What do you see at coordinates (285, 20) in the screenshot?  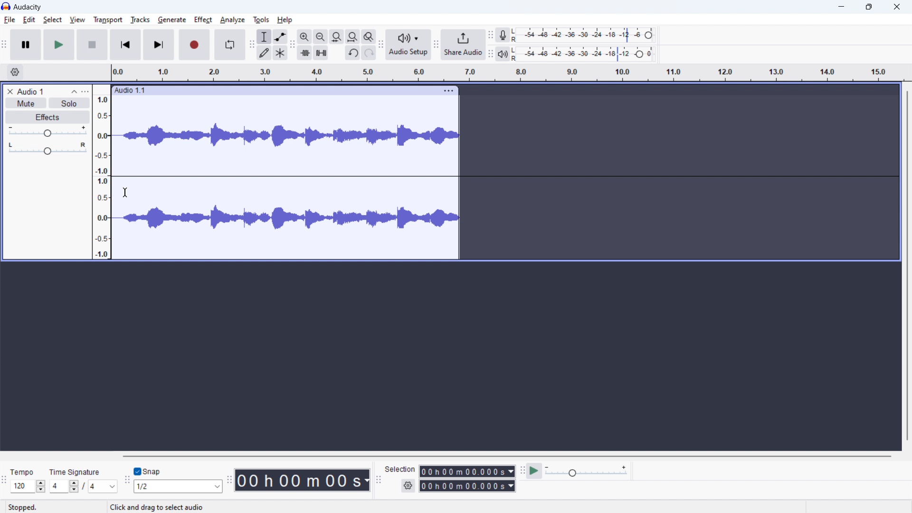 I see `help` at bounding box center [285, 20].